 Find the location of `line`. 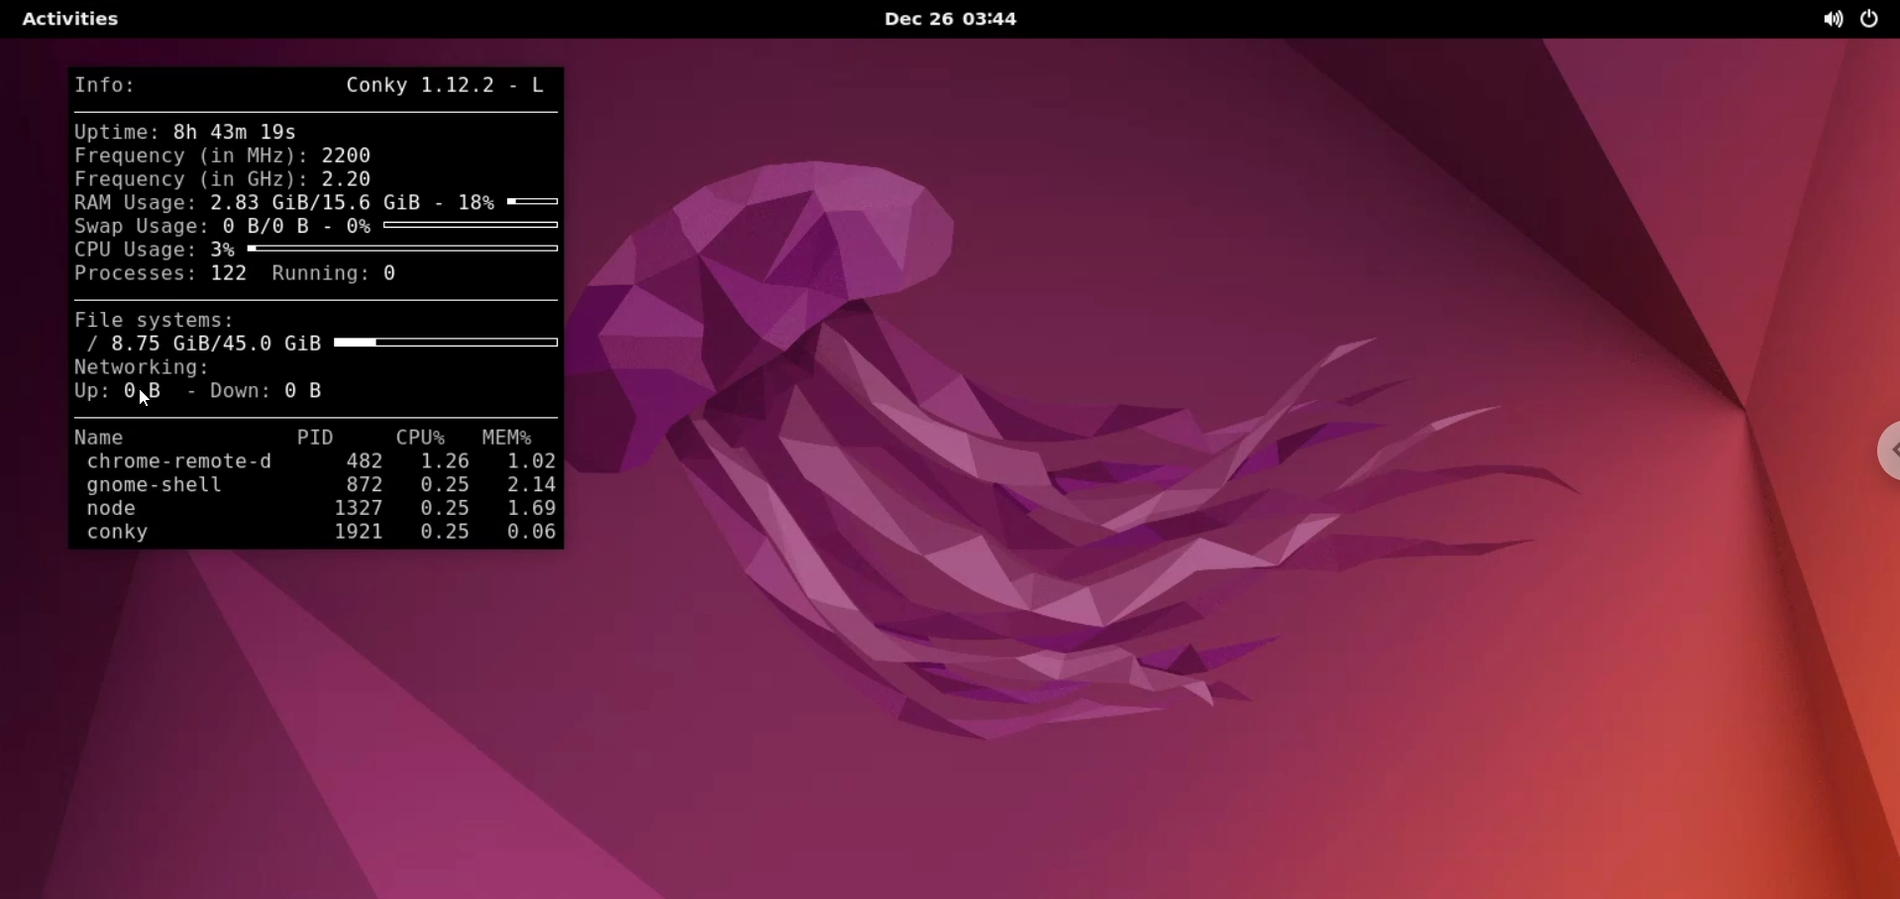

line is located at coordinates (315, 299).